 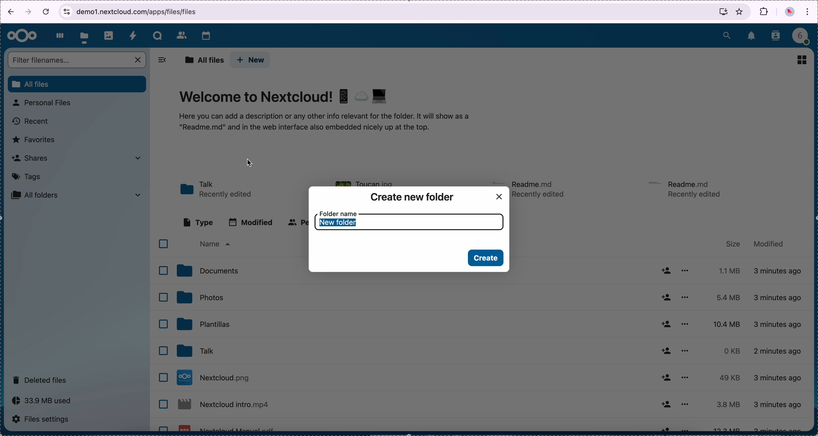 I want to click on type, so click(x=198, y=223).